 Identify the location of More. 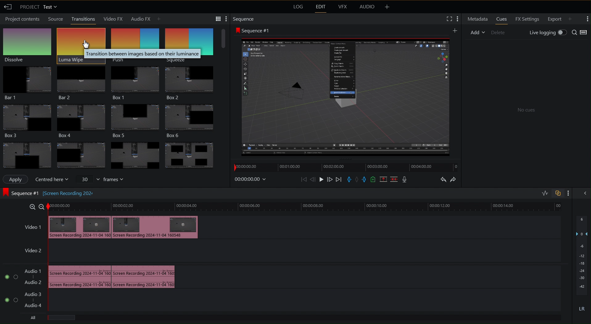
(587, 19).